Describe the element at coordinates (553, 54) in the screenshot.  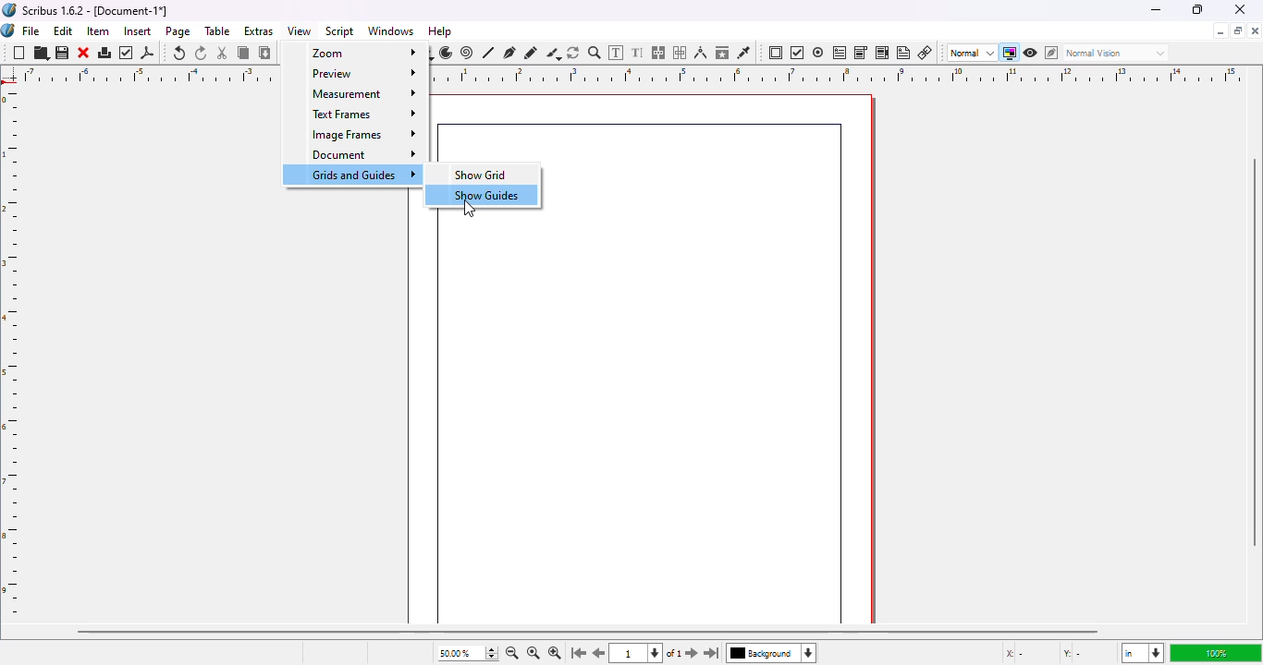
I see `calligraphic line` at that location.